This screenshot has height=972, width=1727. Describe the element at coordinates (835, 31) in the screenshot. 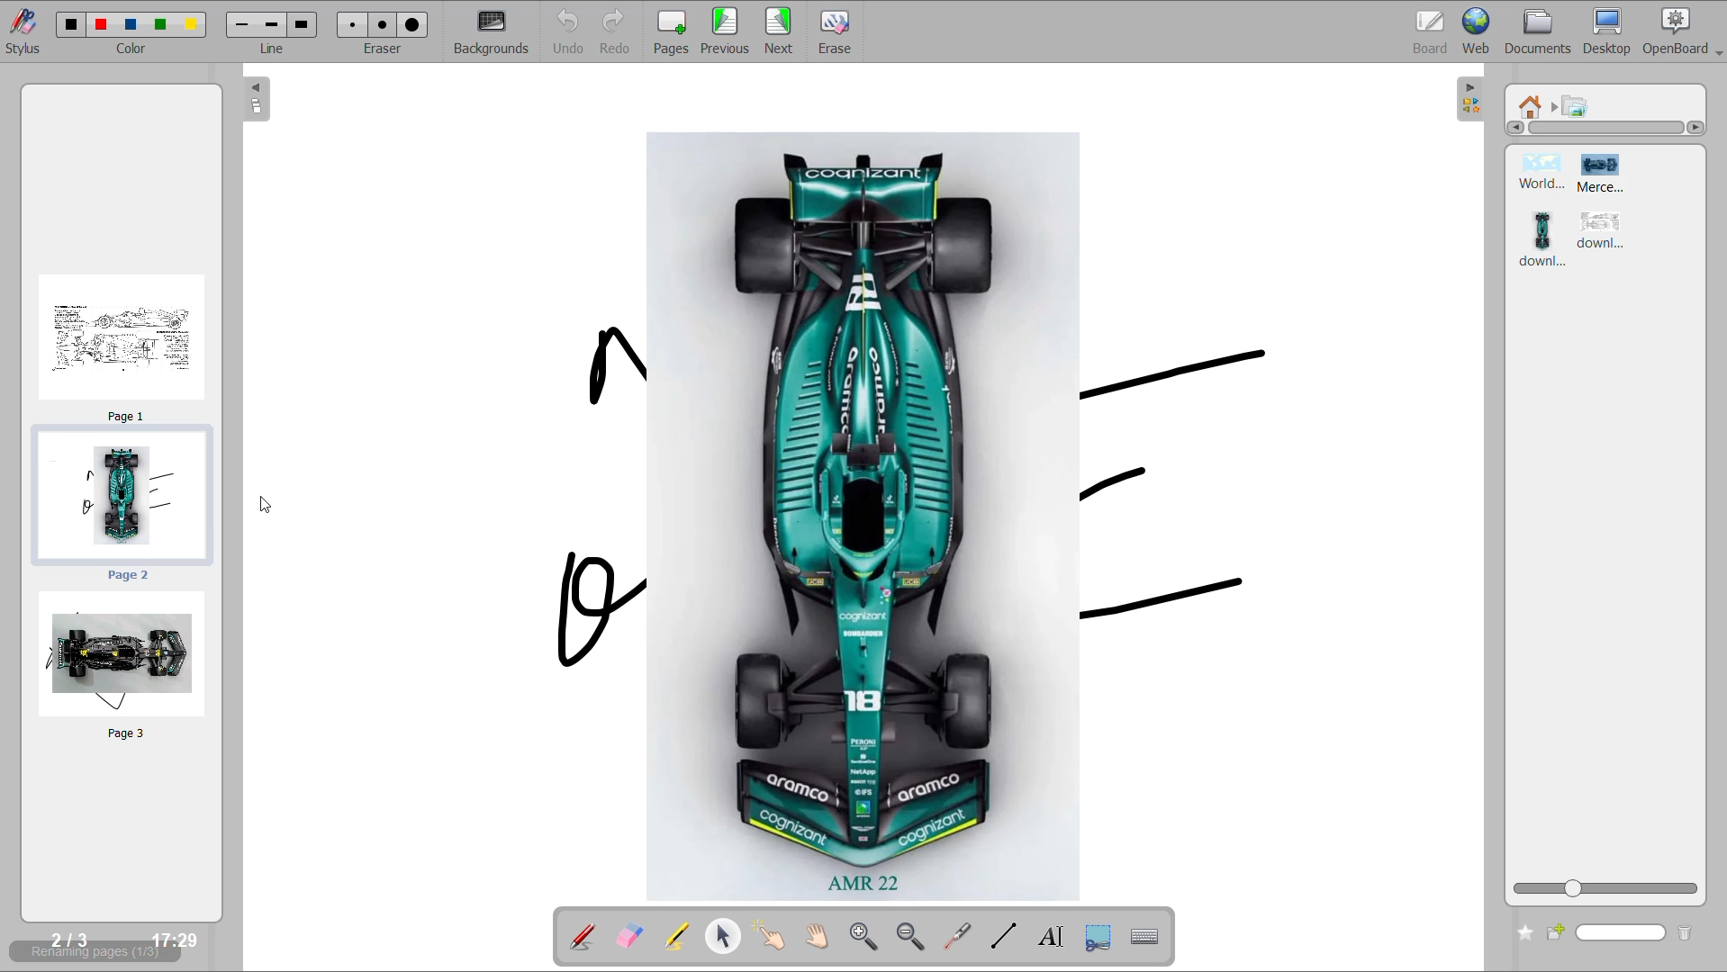

I see `erase` at that location.